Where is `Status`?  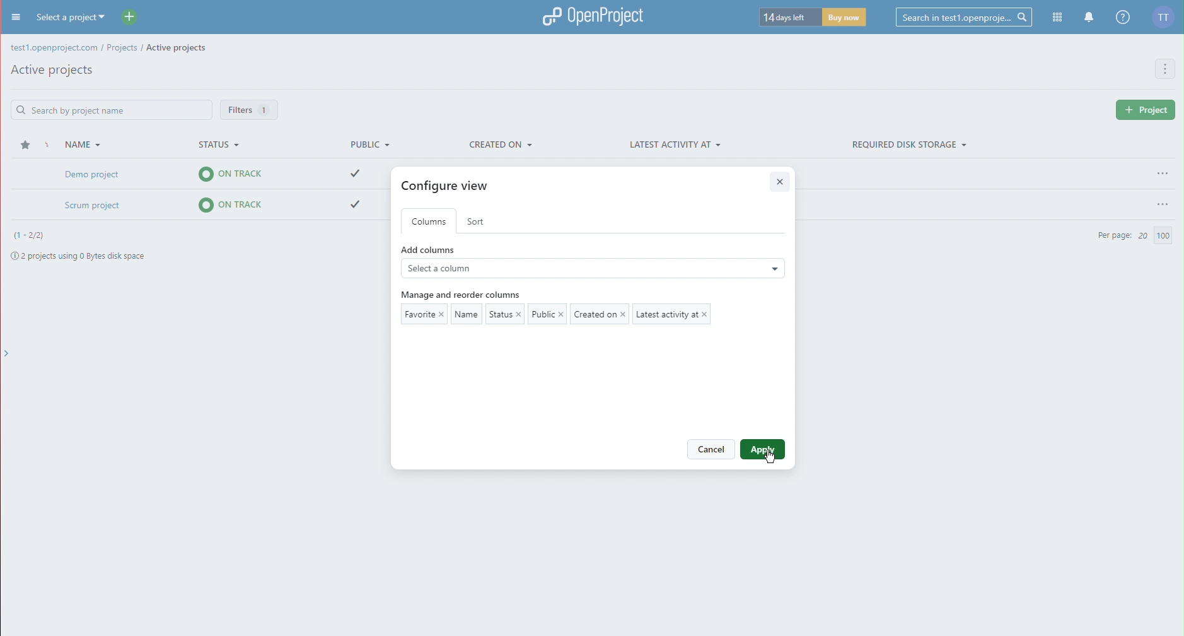
Status is located at coordinates (221, 147).